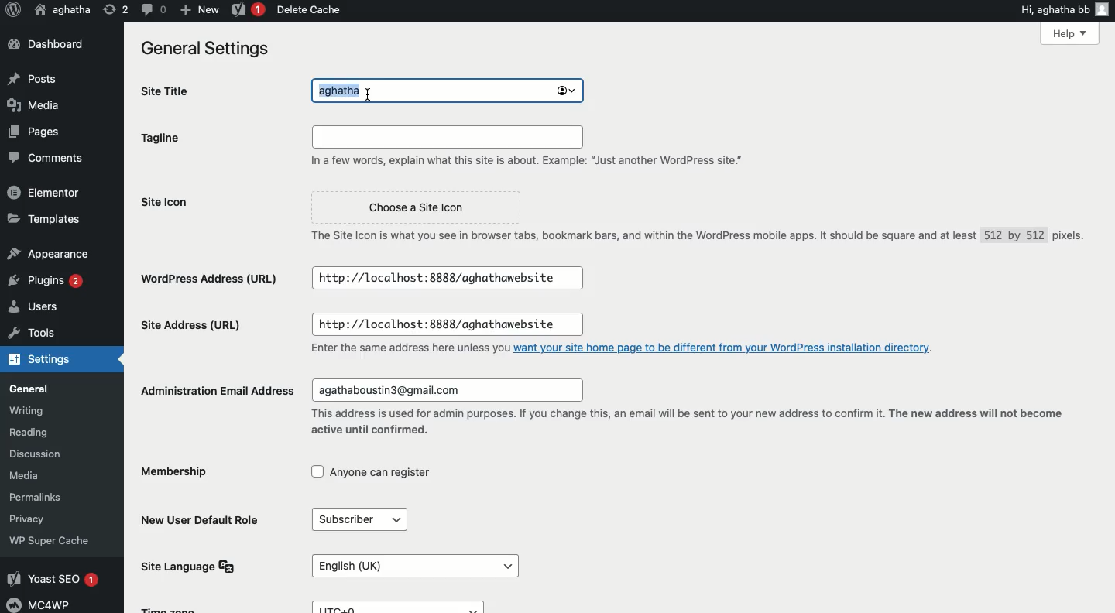 The width and height of the screenshot is (1115, 613). Describe the element at coordinates (32, 332) in the screenshot. I see `Tools` at that location.